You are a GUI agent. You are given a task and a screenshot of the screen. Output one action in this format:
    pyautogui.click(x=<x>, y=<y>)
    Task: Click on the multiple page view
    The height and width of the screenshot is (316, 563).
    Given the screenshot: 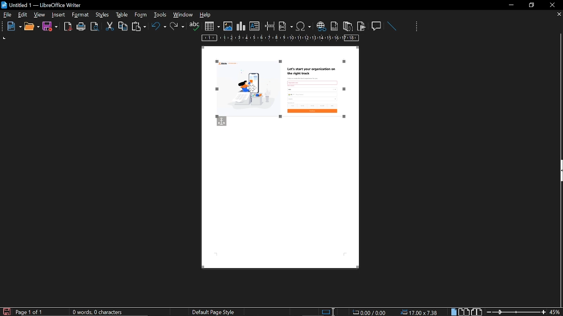 What is the action you would take?
    pyautogui.click(x=464, y=312)
    